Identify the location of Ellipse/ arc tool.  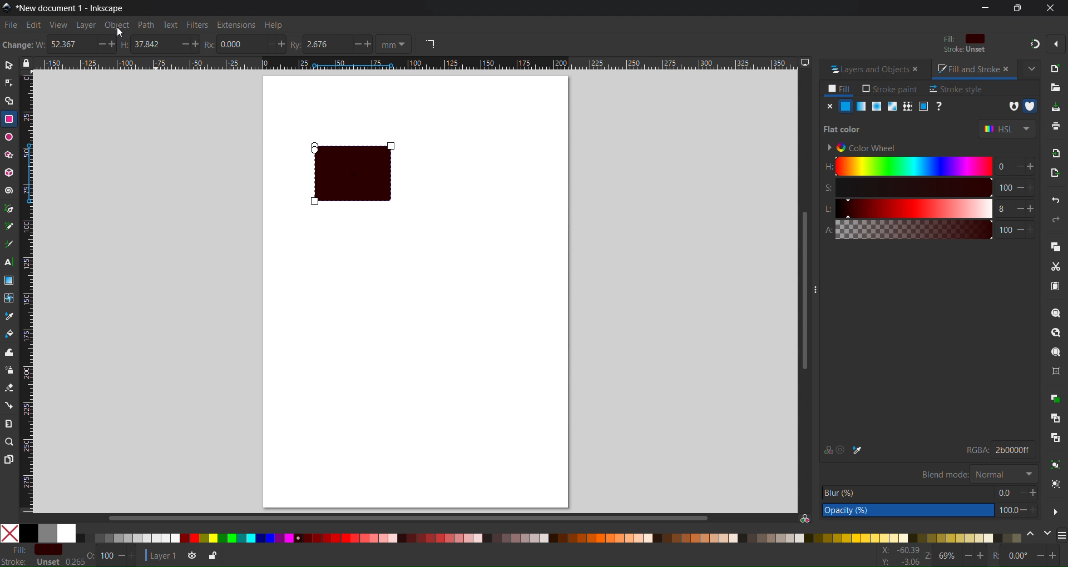
(9, 137).